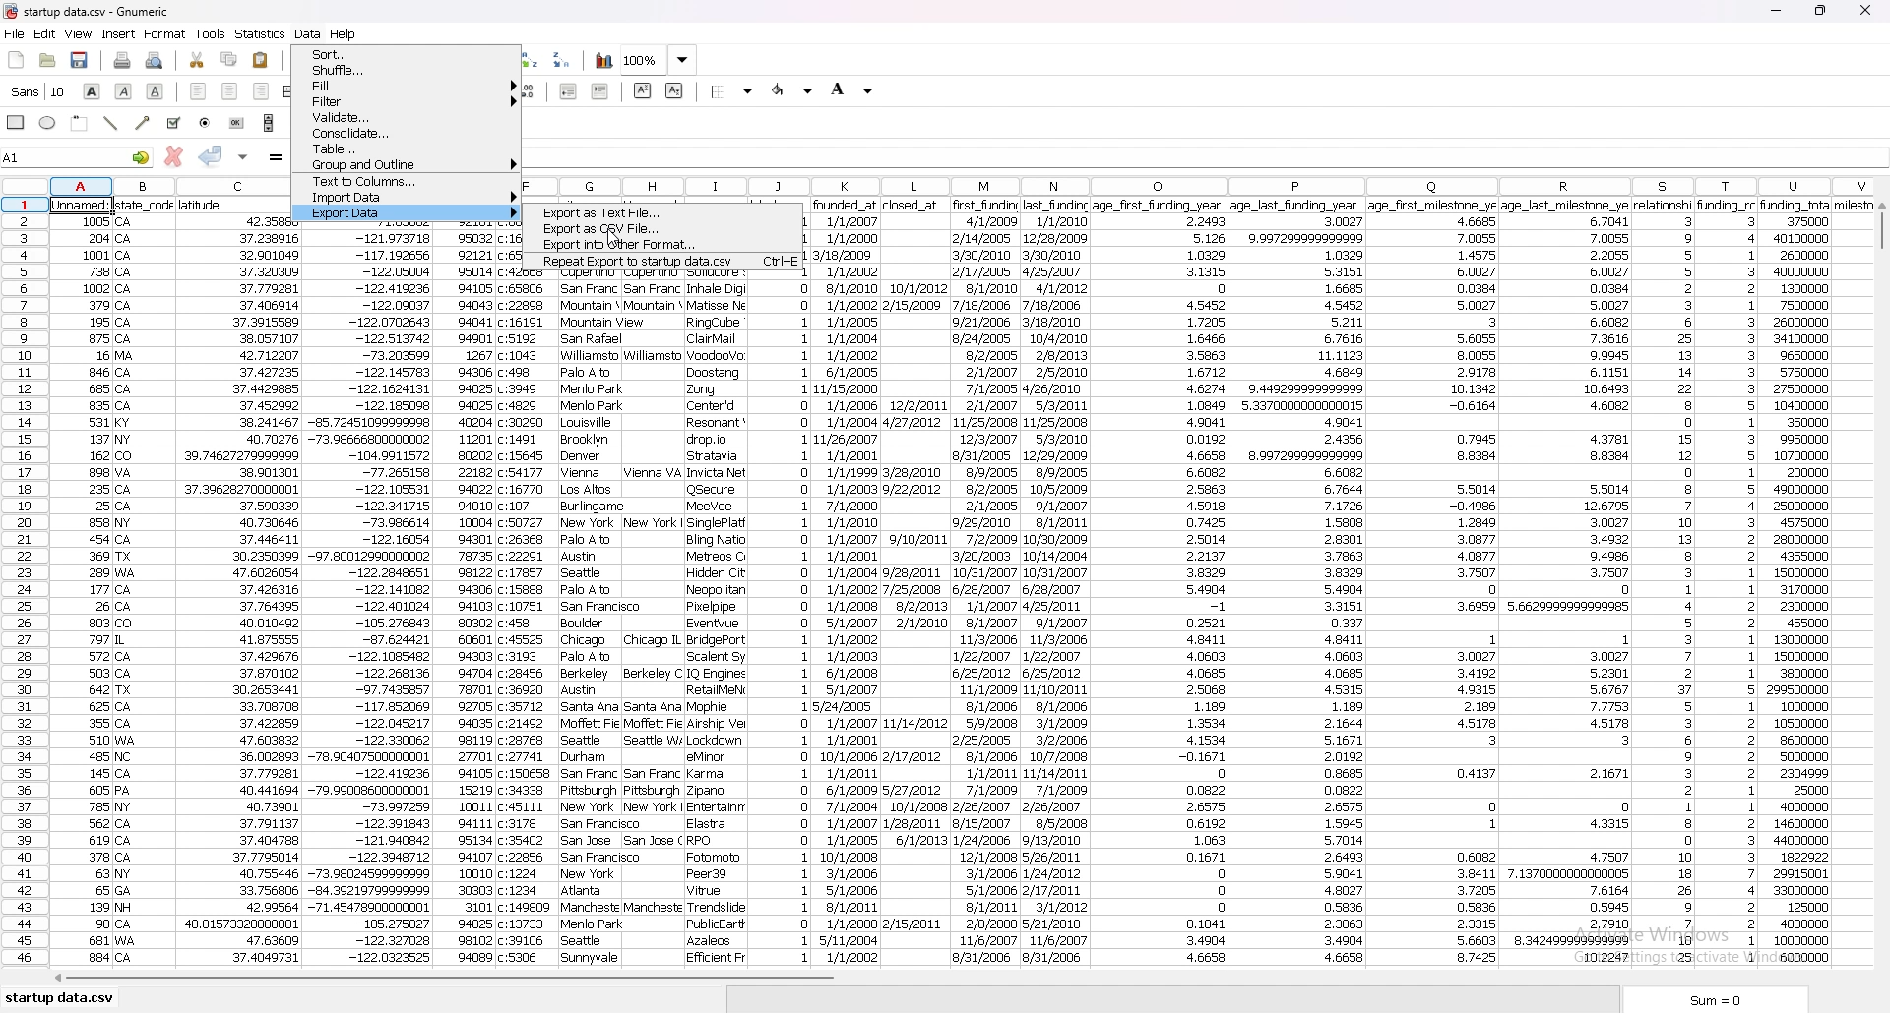 The height and width of the screenshot is (1013, 1890). Describe the element at coordinates (38, 91) in the screenshot. I see `font` at that location.